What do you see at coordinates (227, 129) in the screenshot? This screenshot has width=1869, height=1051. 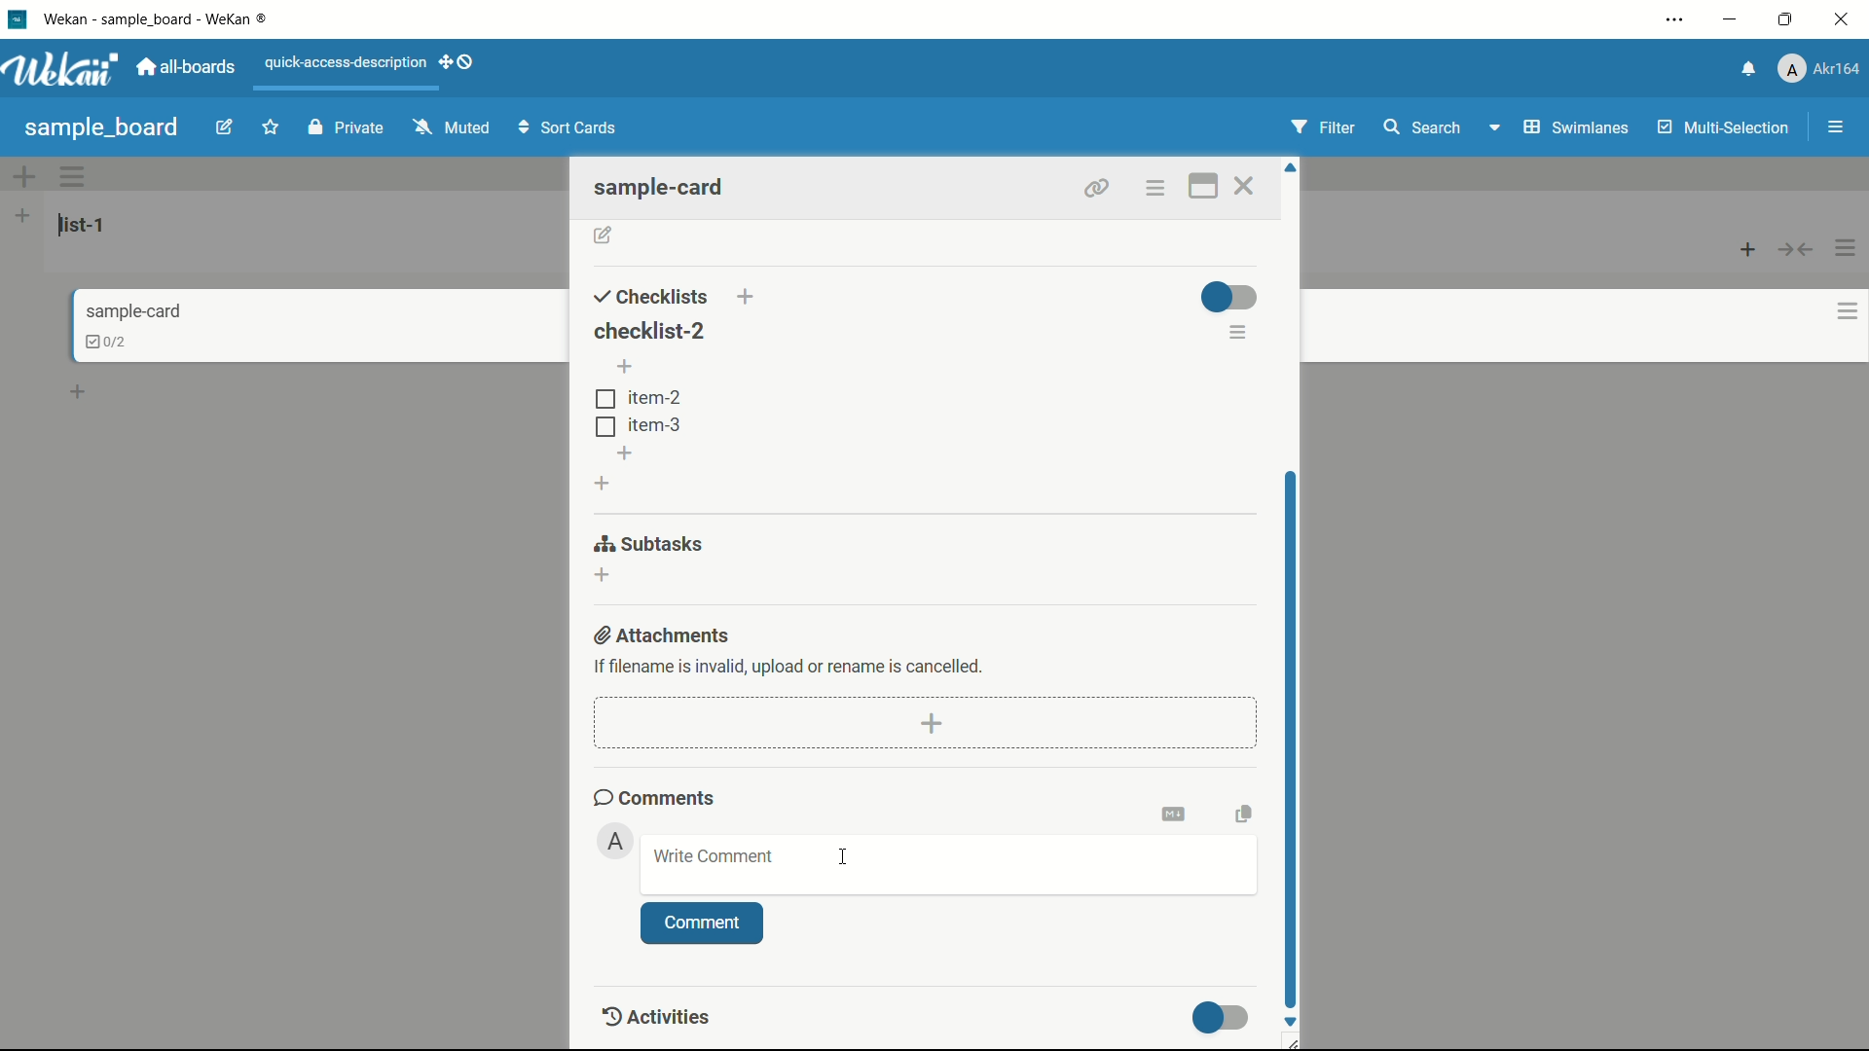 I see `edit` at bounding box center [227, 129].